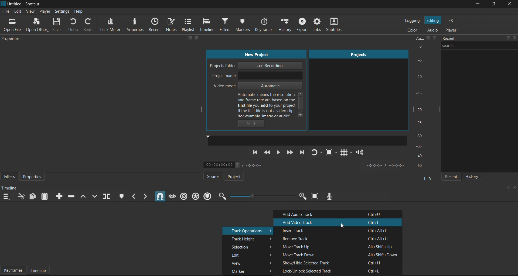 The image size is (518, 276). What do you see at coordinates (172, 26) in the screenshot?
I see `Notes` at bounding box center [172, 26].